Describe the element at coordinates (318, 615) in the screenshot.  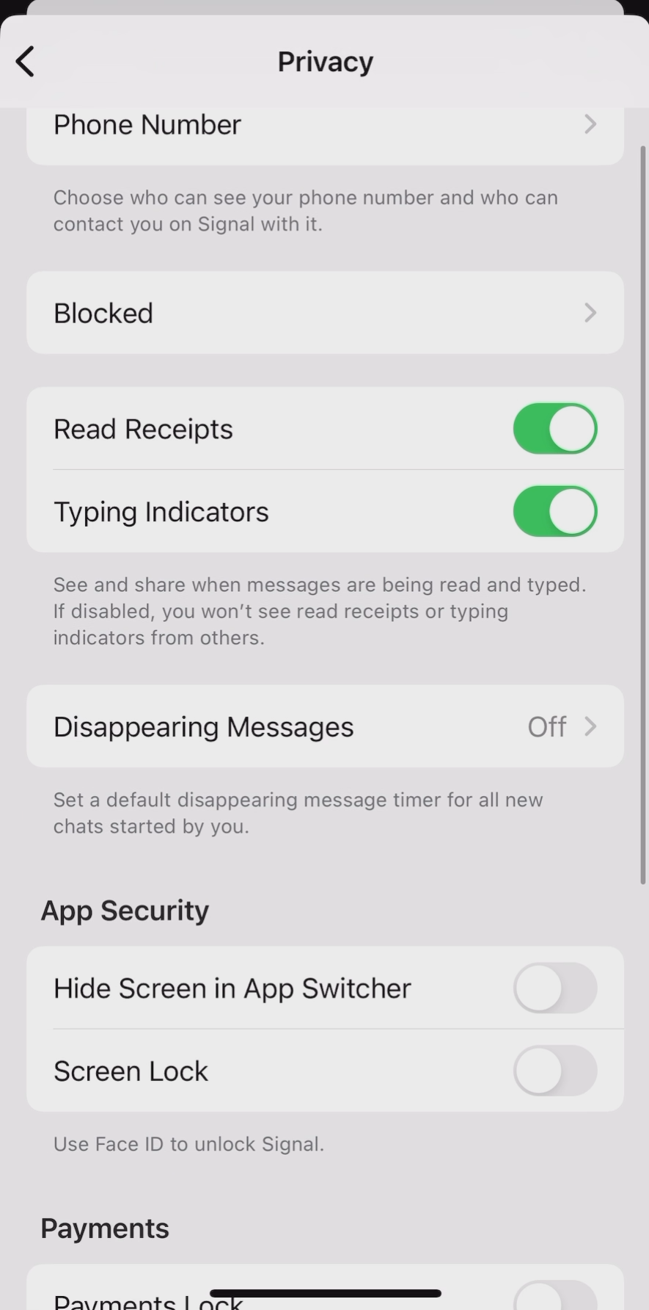
I see `informative text` at that location.